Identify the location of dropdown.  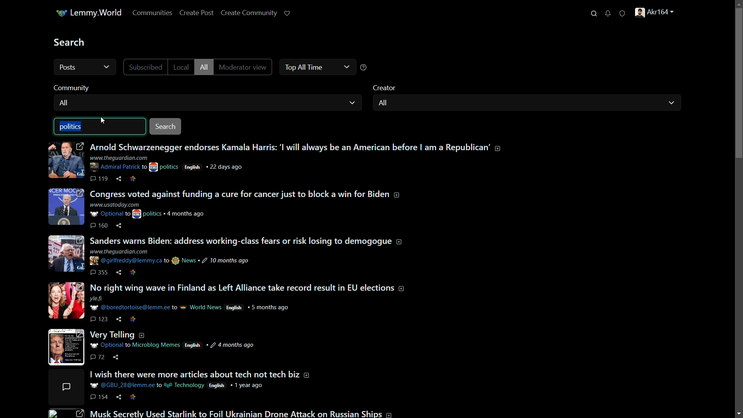
(675, 103).